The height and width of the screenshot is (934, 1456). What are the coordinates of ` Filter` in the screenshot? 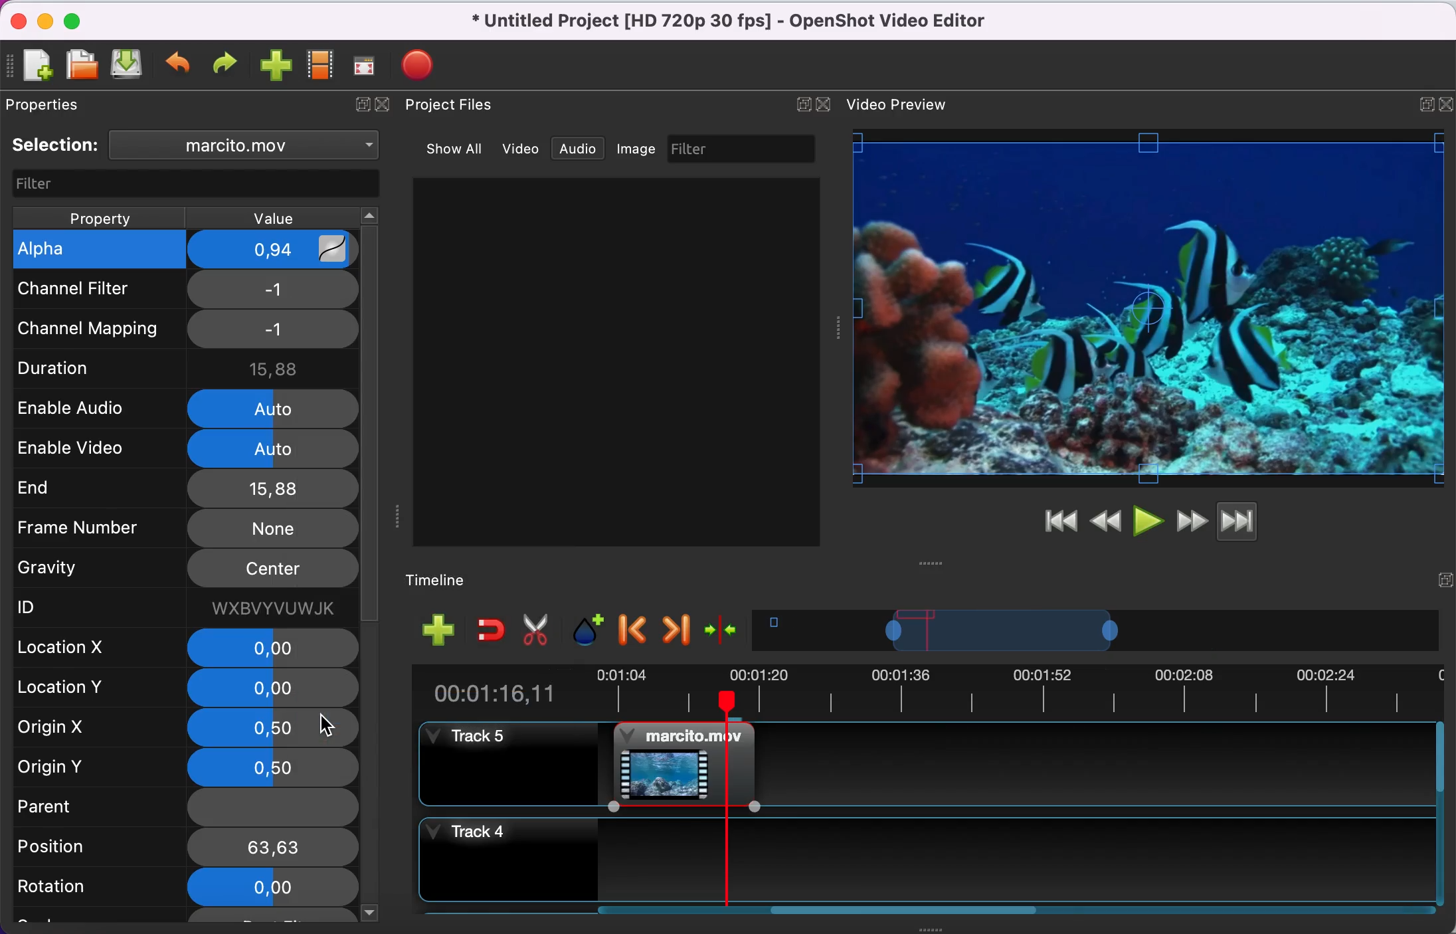 It's located at (699, 147).